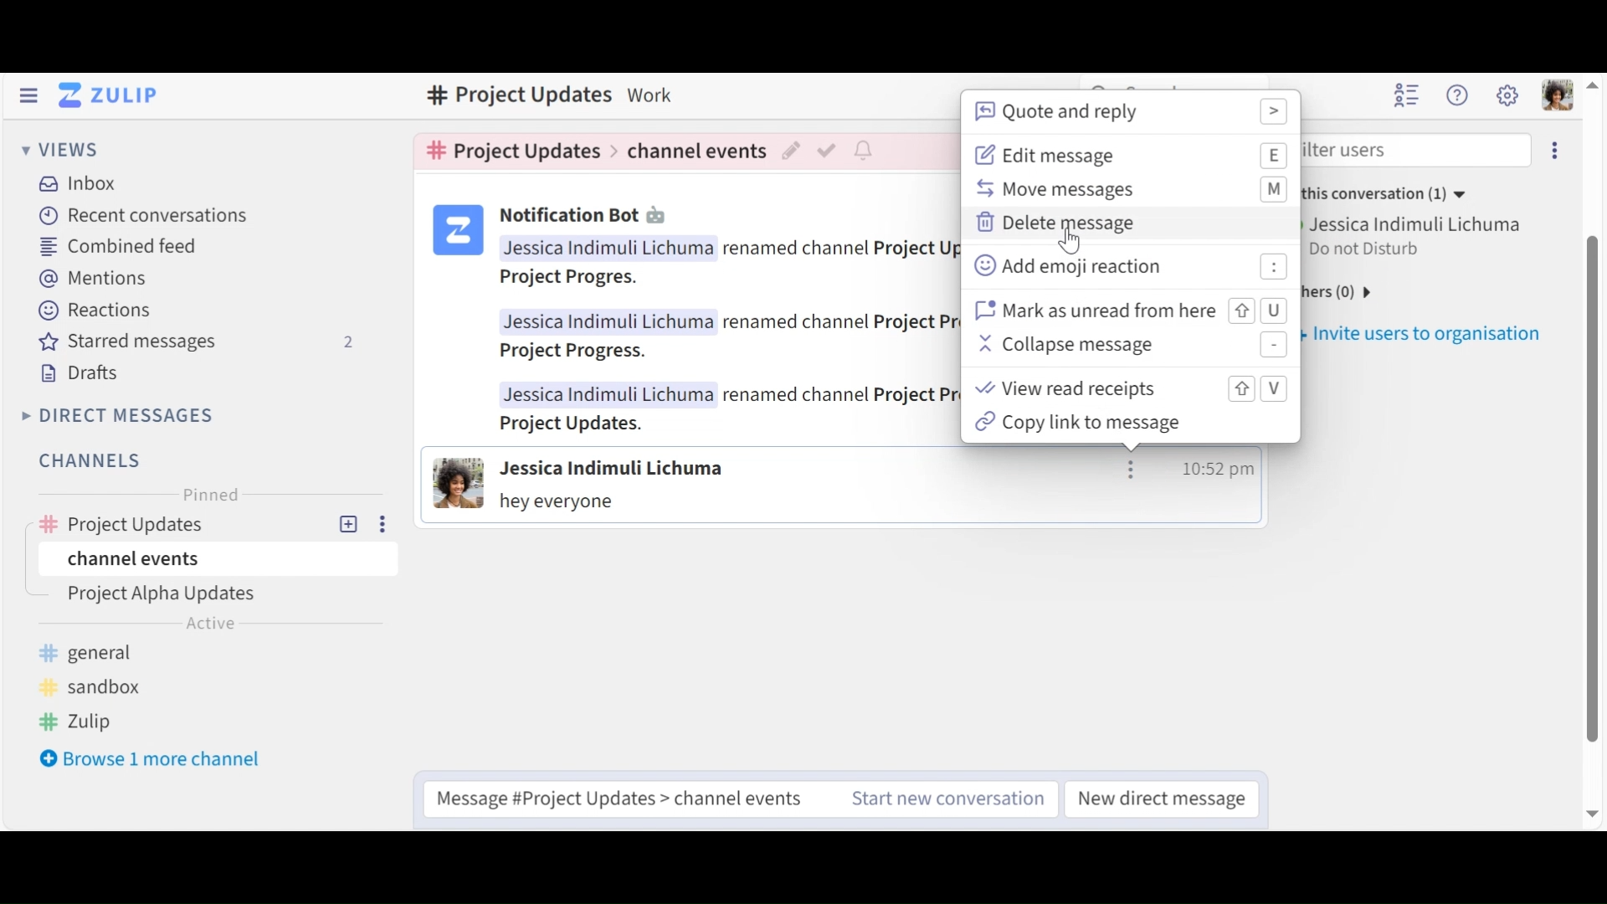 Image resolution: width=1607 pixels, height=904 pixels. Describe the element at coordinates (1129, 221) in the screenshot. I see `Delete message` at that location.